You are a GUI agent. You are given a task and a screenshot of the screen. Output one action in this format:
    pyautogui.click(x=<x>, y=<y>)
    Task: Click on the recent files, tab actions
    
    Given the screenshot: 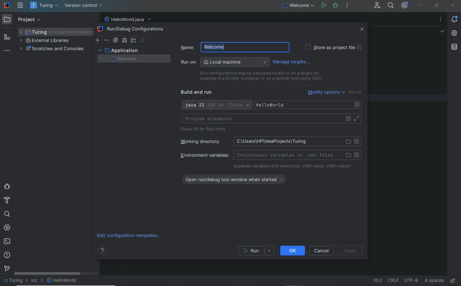 What is the action you would take?
    pyautogui.click(x=440, y=20)
    